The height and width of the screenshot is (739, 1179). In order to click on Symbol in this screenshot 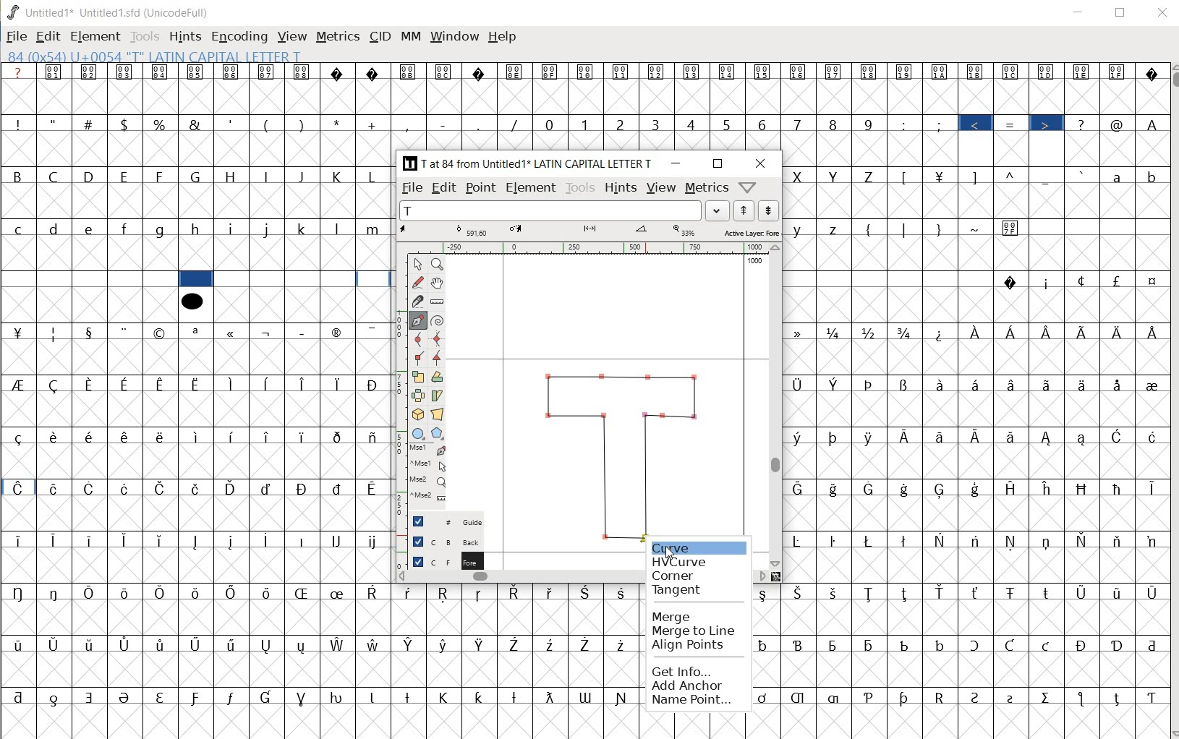, I will do `click(623, 591)`.